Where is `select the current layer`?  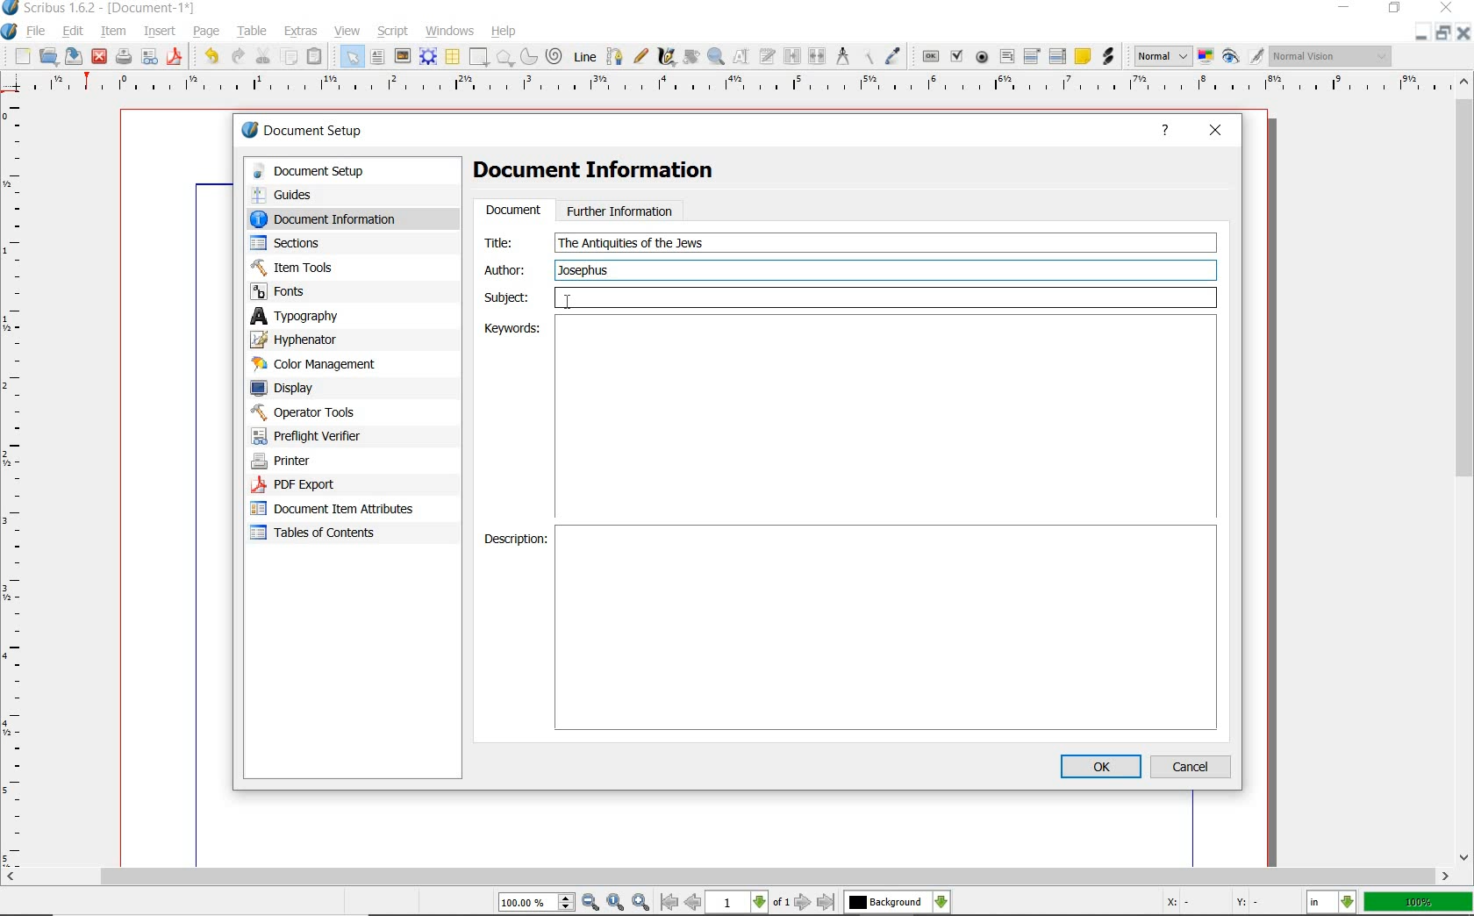 select the current layer is located at coordinates (898, 902).